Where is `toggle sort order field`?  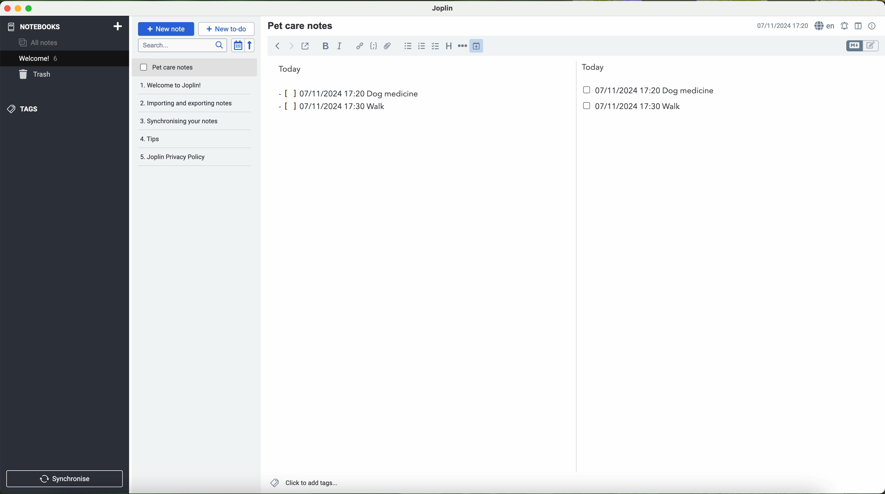 toggle sort order field is located at coordinates (238, 46).